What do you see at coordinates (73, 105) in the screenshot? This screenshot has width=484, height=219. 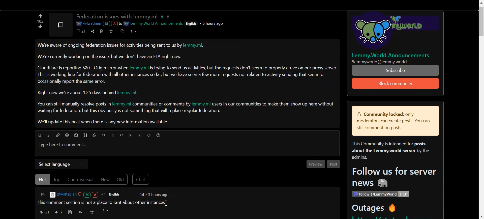 I see `You can still manually resolve posts in` at bounding box center [73, 105].